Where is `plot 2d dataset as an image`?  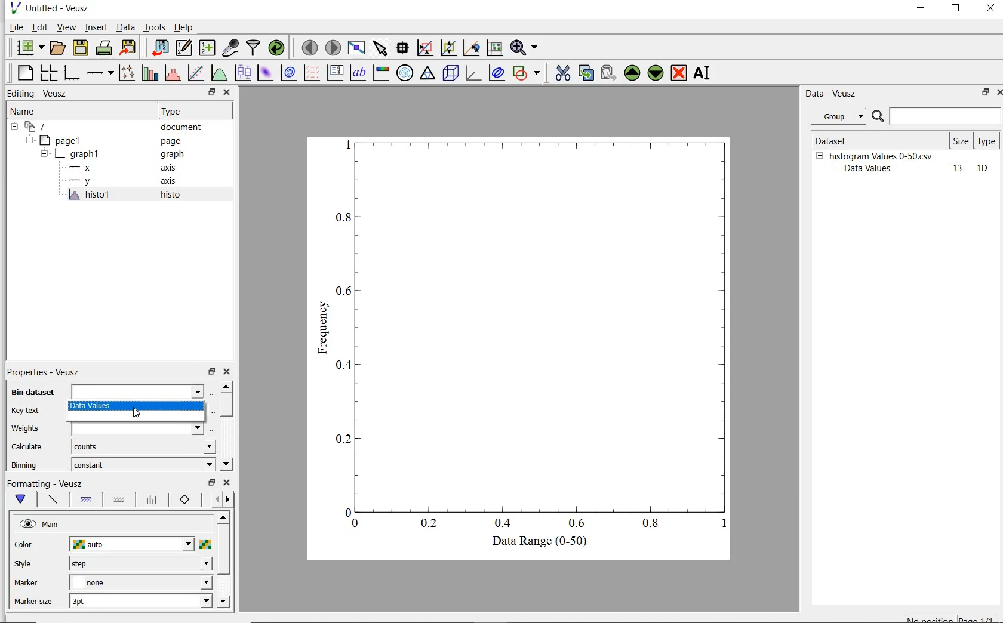 plot 2d dataset as an image is located at coordinates (265, 73).